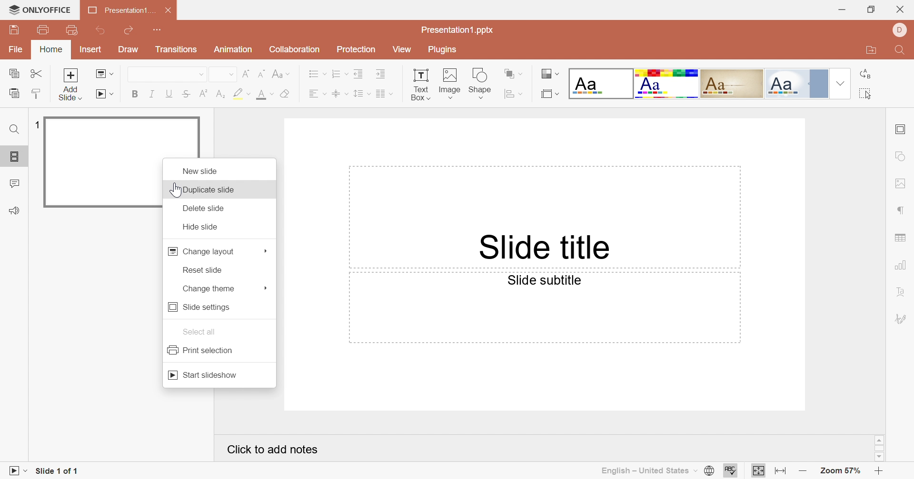 The height and width of the screenshot is (479, 914). Describe the element at coordinates (205, 270) in the screenshot. I see `Reset slide` at that location.